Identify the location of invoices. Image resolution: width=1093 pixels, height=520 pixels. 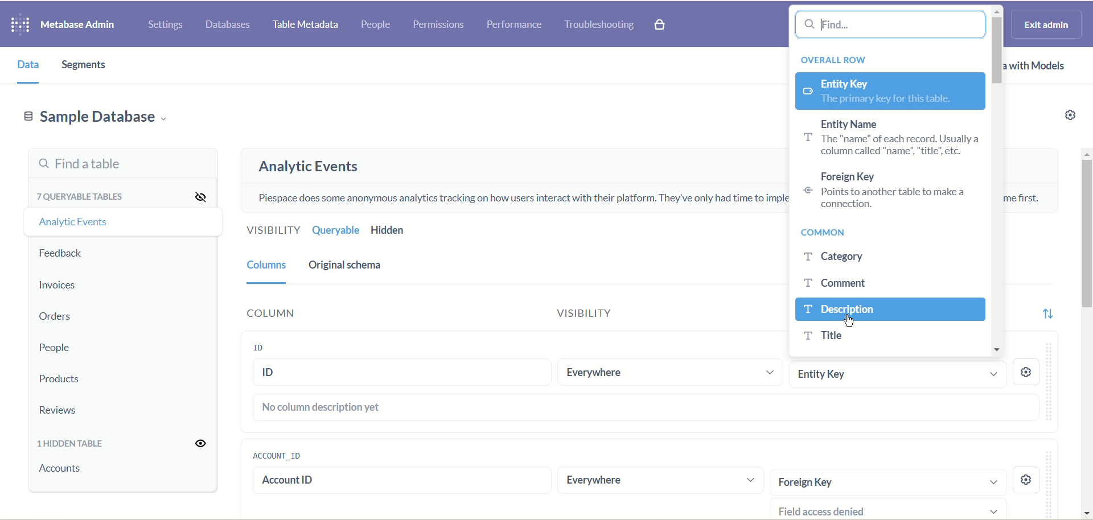
(57, 285).